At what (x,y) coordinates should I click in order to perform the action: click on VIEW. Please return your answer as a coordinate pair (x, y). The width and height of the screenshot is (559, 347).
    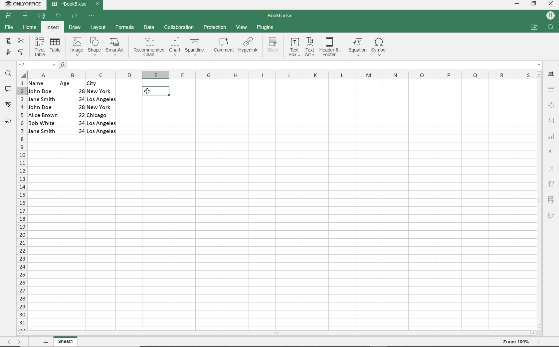
    Looking at the image, I should click on (242, 27).